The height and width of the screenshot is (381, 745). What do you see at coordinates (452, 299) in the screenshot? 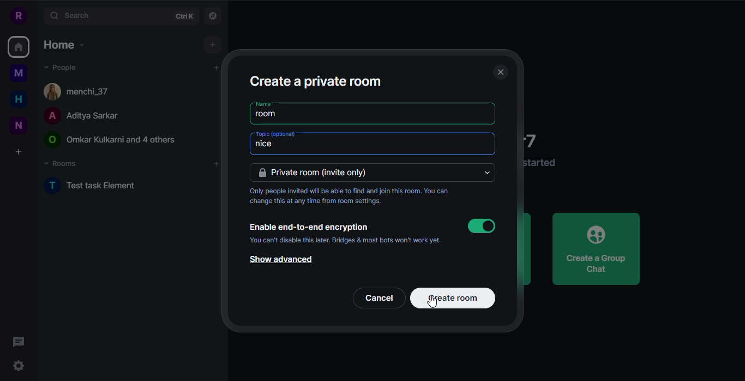
I see `Cursor on create room` at bounding box center [452, 299].